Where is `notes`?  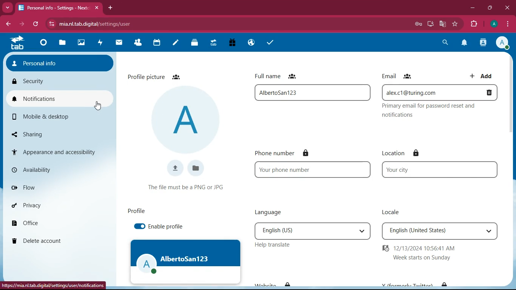
notes is located at coordinates (176, 43).